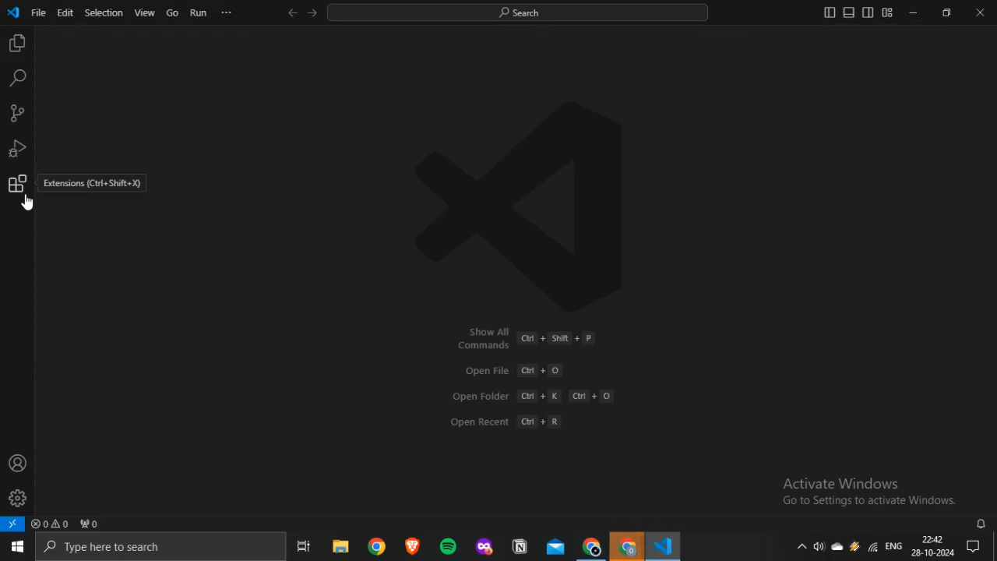 Image resolution: width=997 pixels, height=561 pixels. What do you see at coordinates (484, 545) in the screenshot?
I see `mozilla firefox` at bounding box center [484, 545].